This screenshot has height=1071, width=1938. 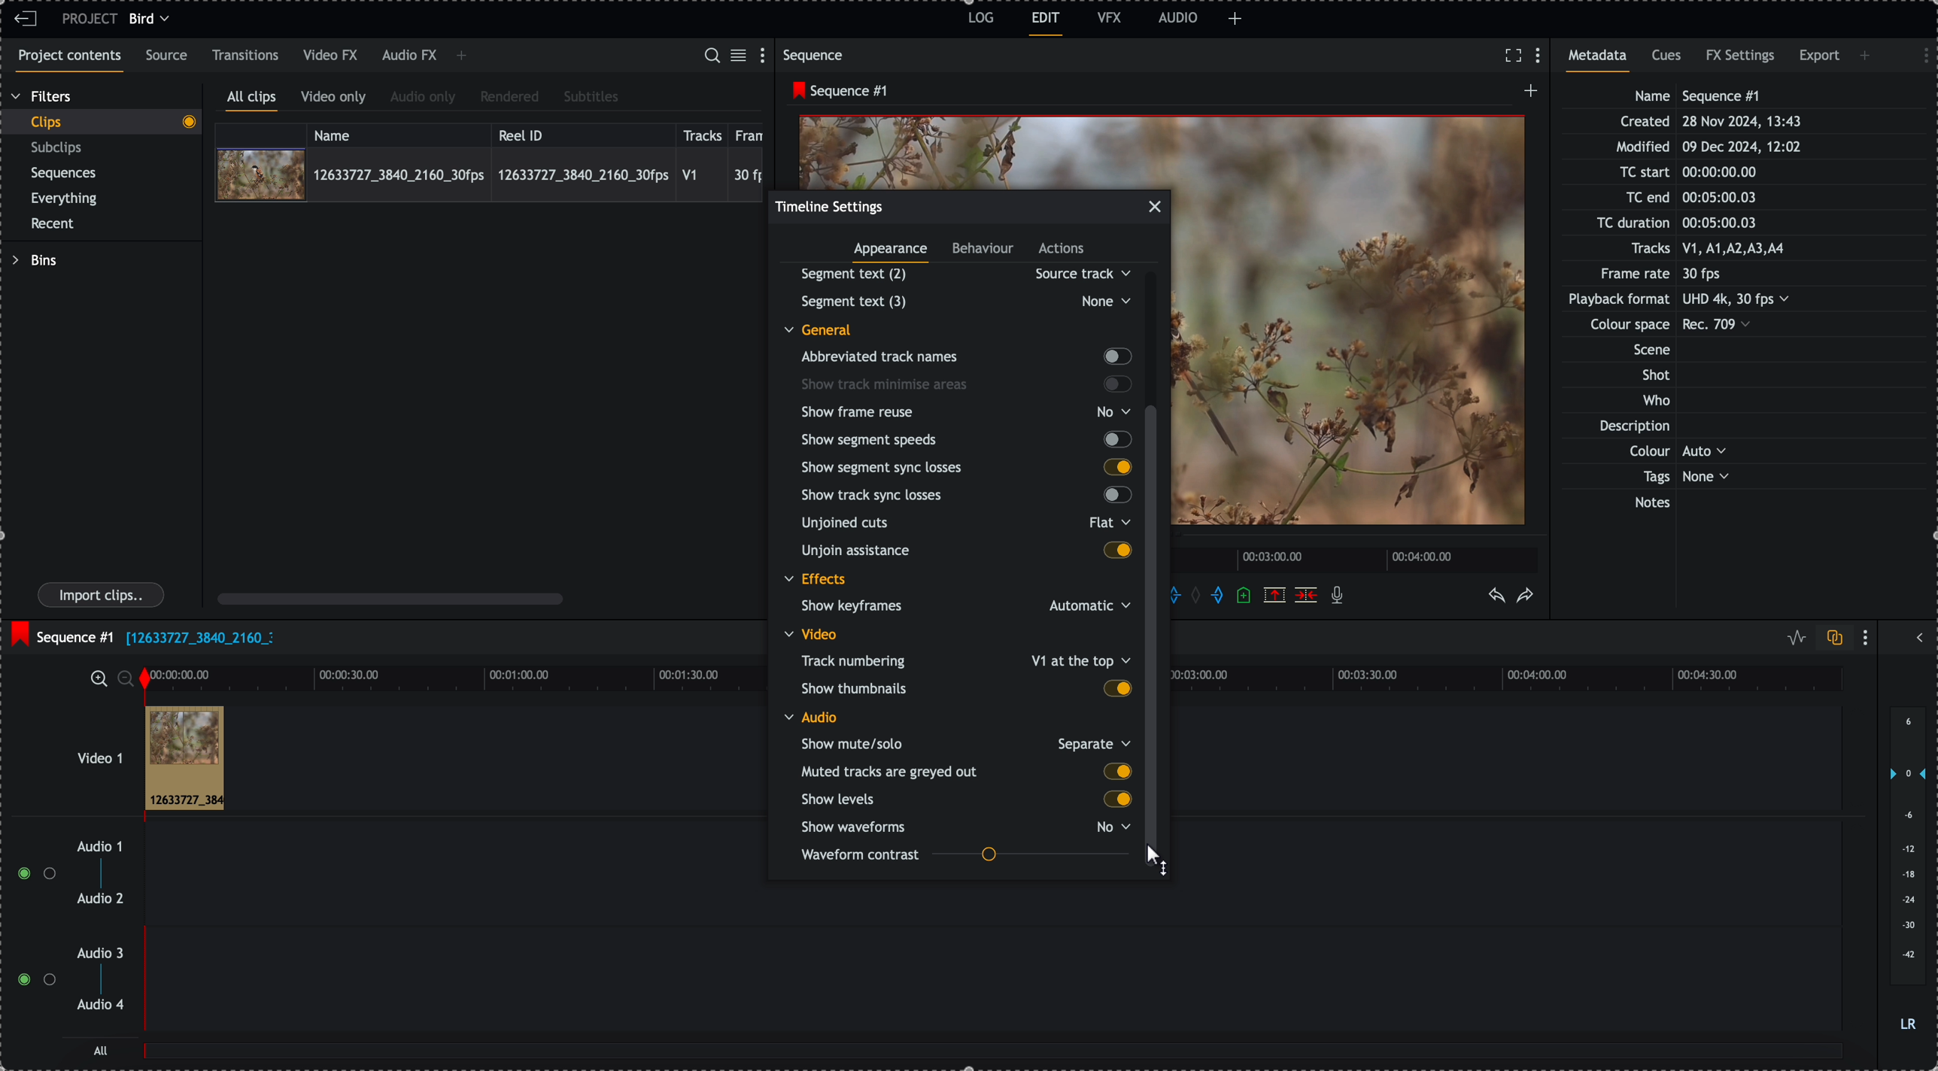 What do you see at coordinates (1217, 596) in the screenshot?
I see `add 'out' mark` at bounding box center [1217, 596].